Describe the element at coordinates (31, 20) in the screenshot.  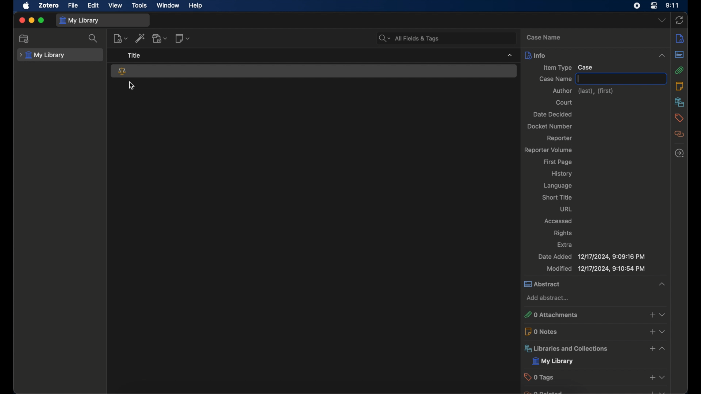
I see `minimize` at that location.